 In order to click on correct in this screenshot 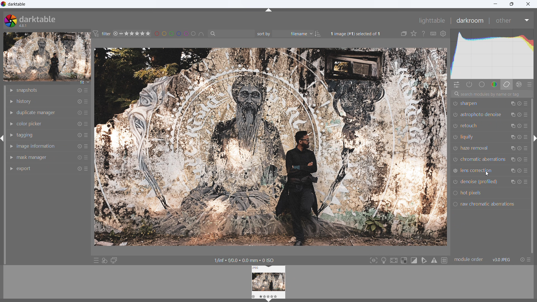, I will do `click(507, 84)`.